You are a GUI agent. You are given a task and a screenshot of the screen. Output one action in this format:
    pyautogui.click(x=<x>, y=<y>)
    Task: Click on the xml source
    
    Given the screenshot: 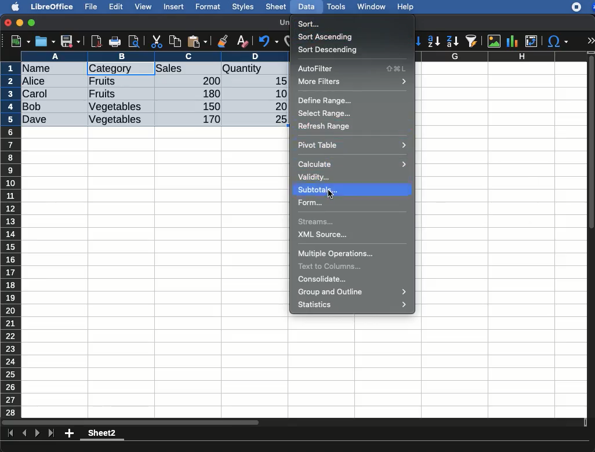 What is the action you would take?
    pyautogui.click(x=324, y=236)
    